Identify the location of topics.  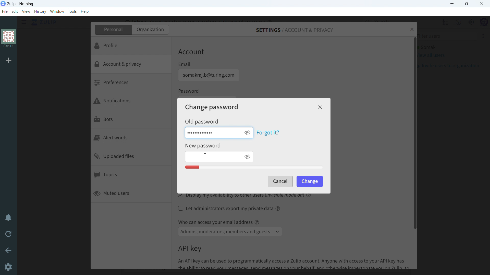
(131, 176).